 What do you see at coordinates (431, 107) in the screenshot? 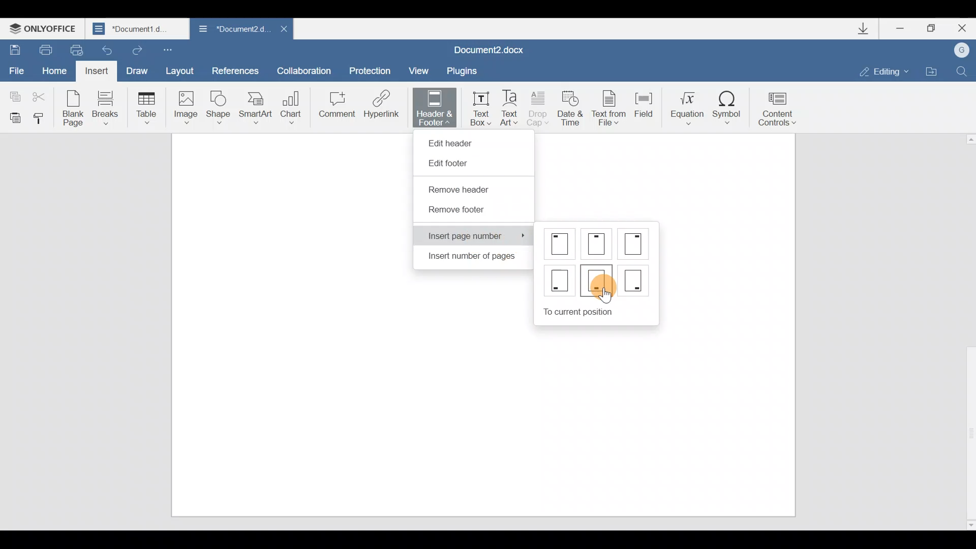
I see `Header & footer` at bounding box center [431, 107].